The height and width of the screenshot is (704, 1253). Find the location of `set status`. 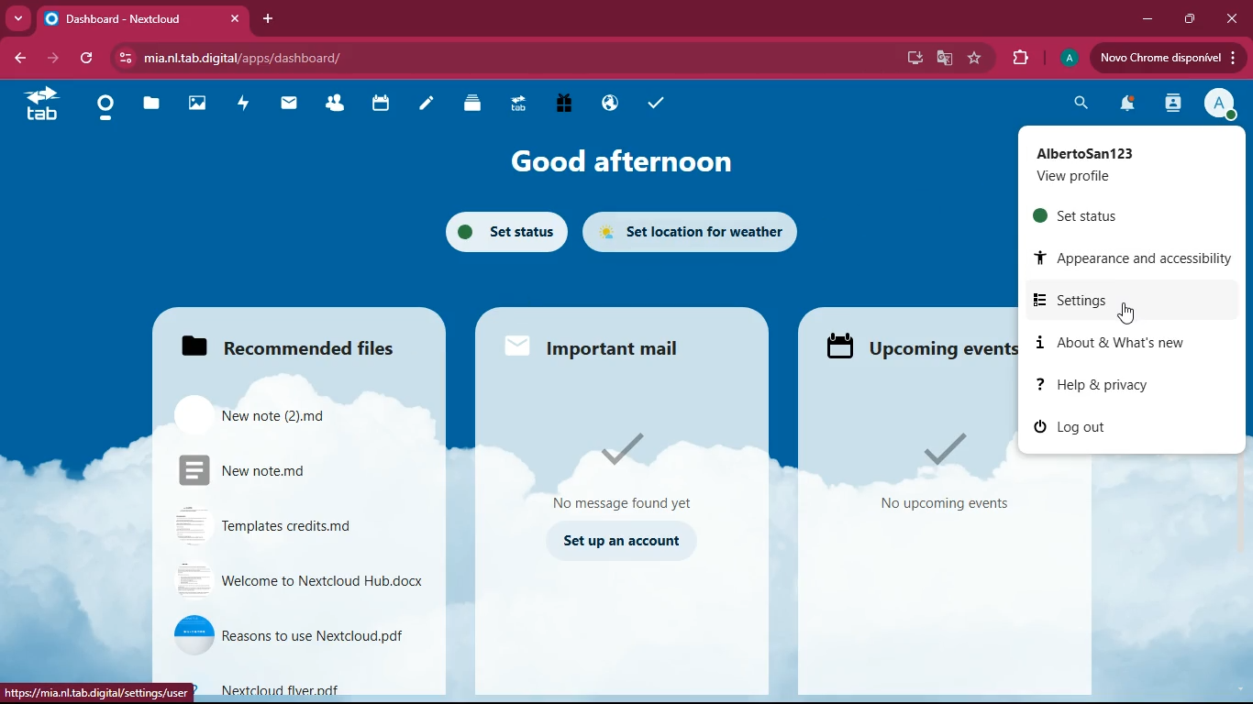

set status is located at coordinates (1130, 214).